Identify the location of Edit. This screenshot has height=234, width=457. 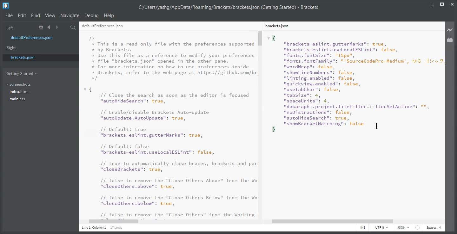
(22, 15).